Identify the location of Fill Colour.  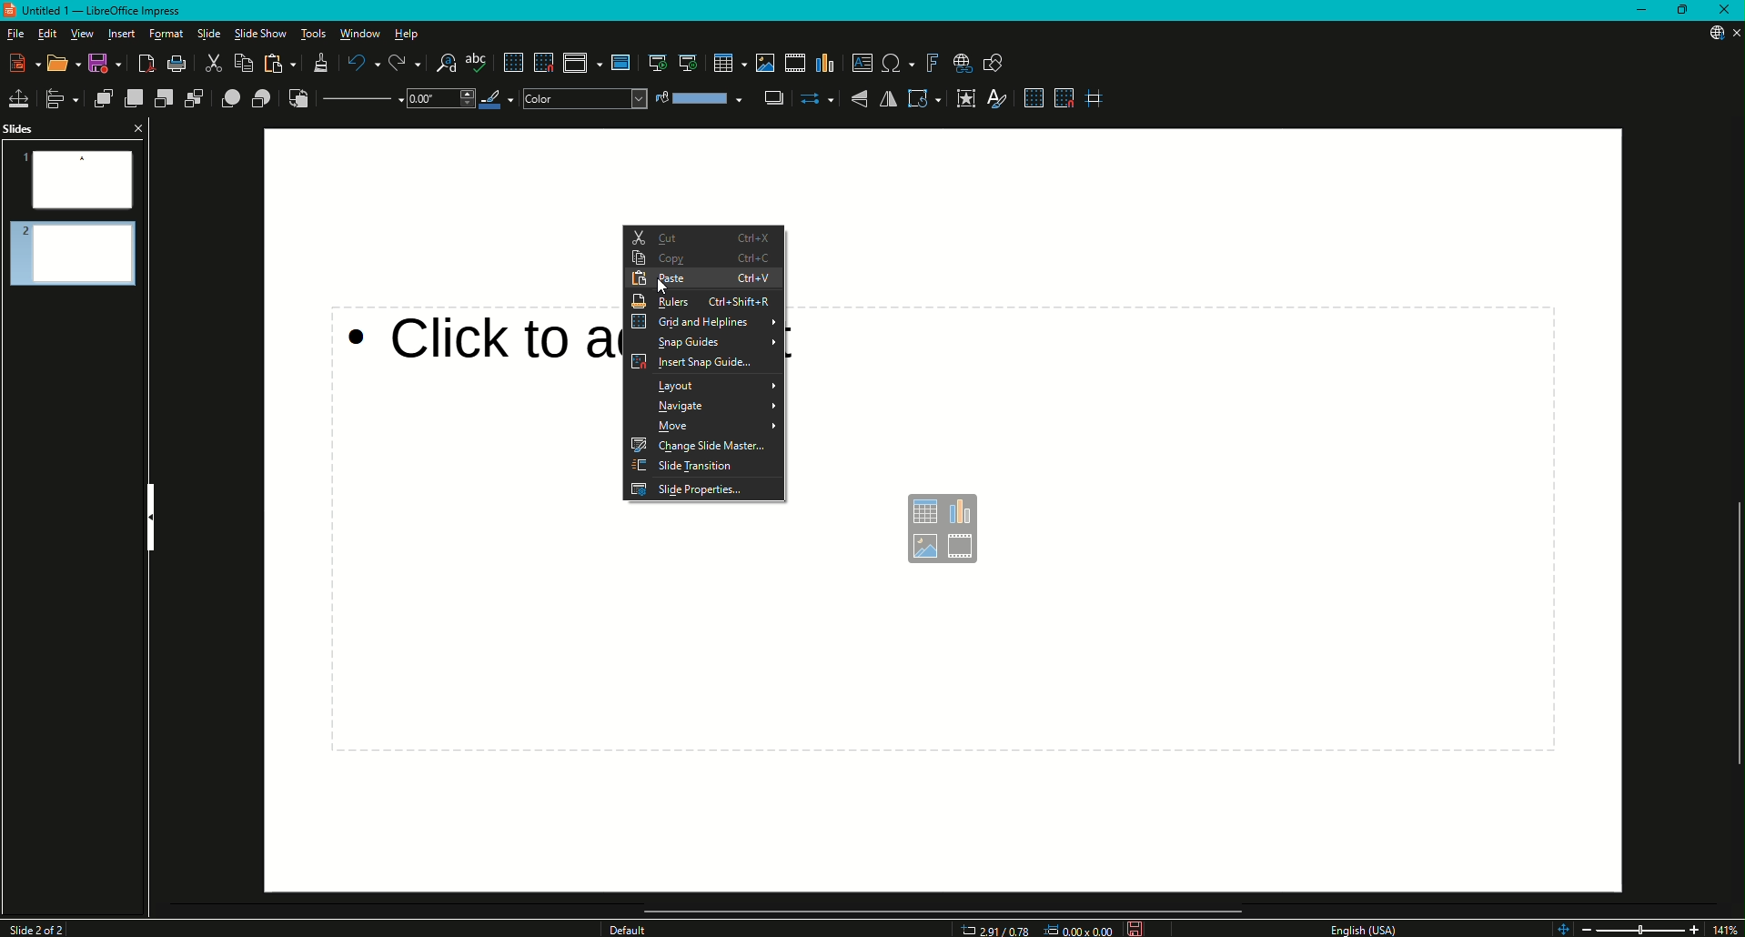
(701, 98).